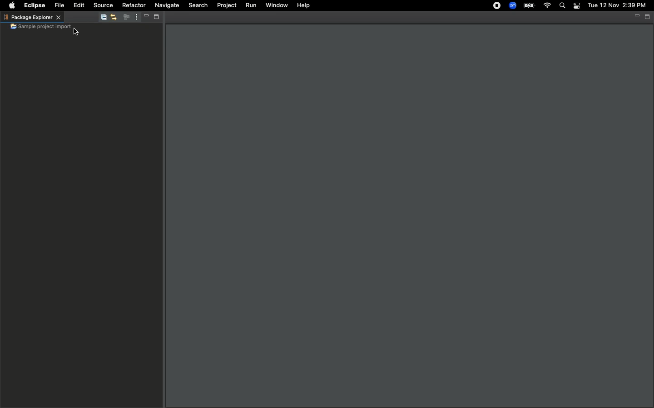  What do you see at coordinates (547, 6) in the screenshot?
I see `Internet` at bounding box center [547, 6].